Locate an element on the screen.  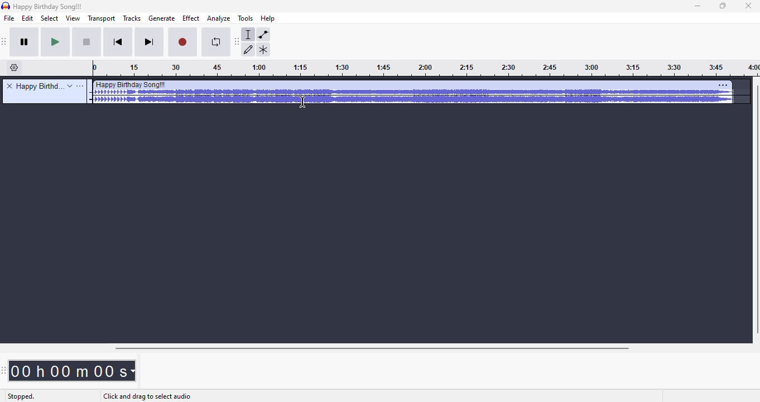
play is located at coordinates (56, 42).